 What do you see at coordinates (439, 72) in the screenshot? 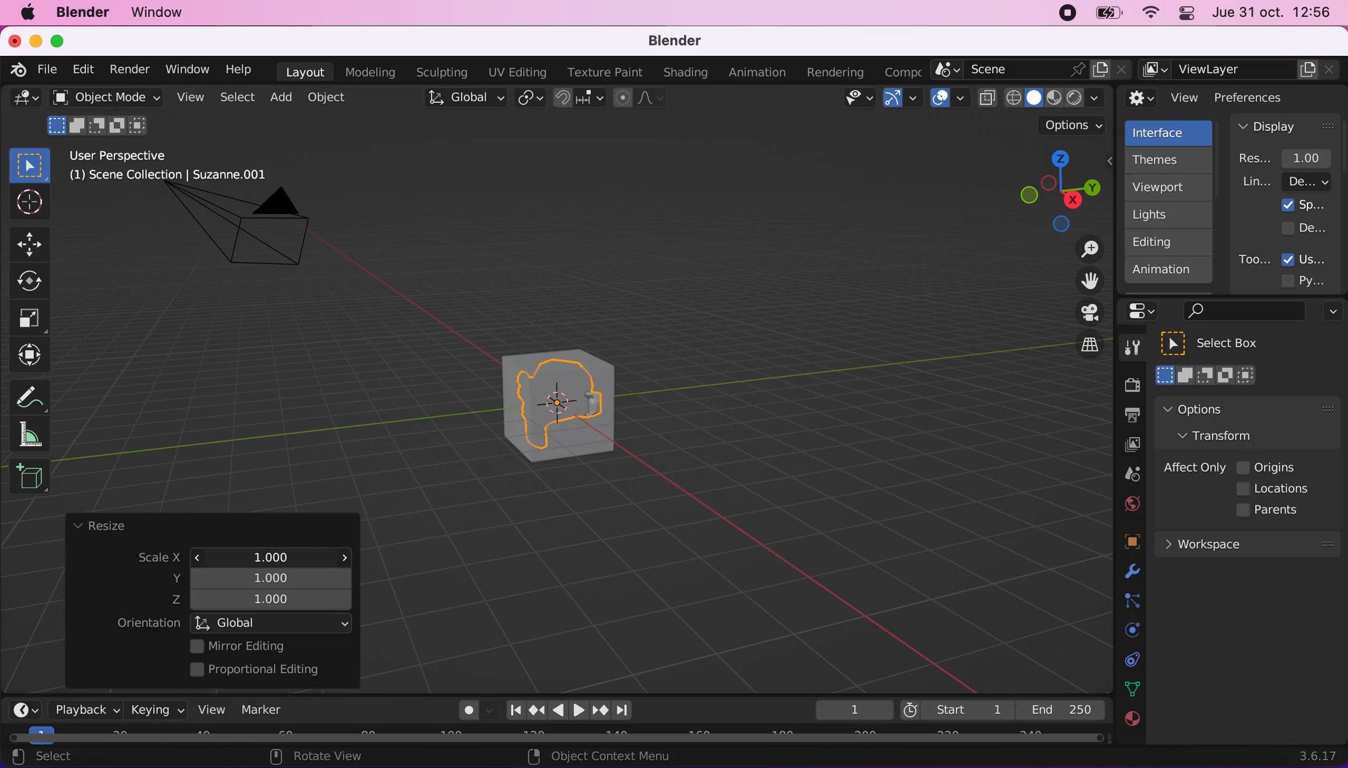
I see `sculpting` at bounding box center [439, 72].